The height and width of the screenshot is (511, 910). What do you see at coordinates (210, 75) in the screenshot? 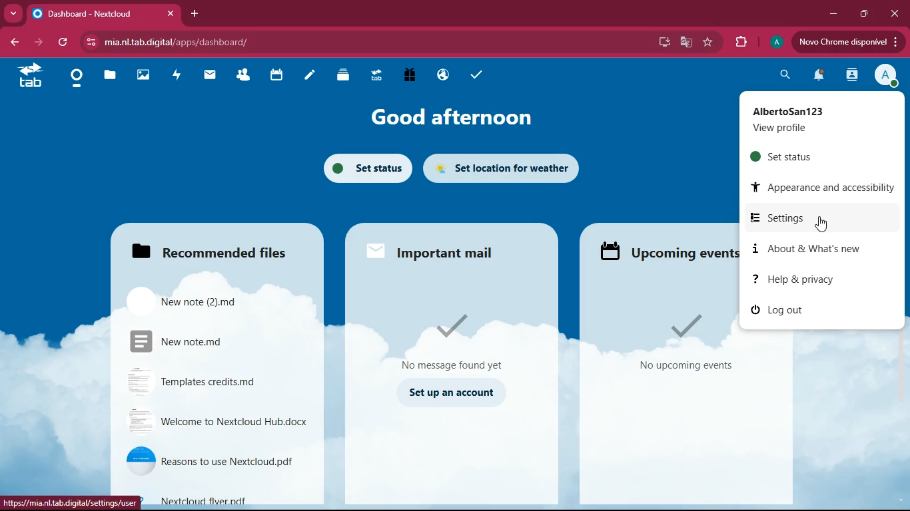
I see `mail` at bounding box center [210, 75].